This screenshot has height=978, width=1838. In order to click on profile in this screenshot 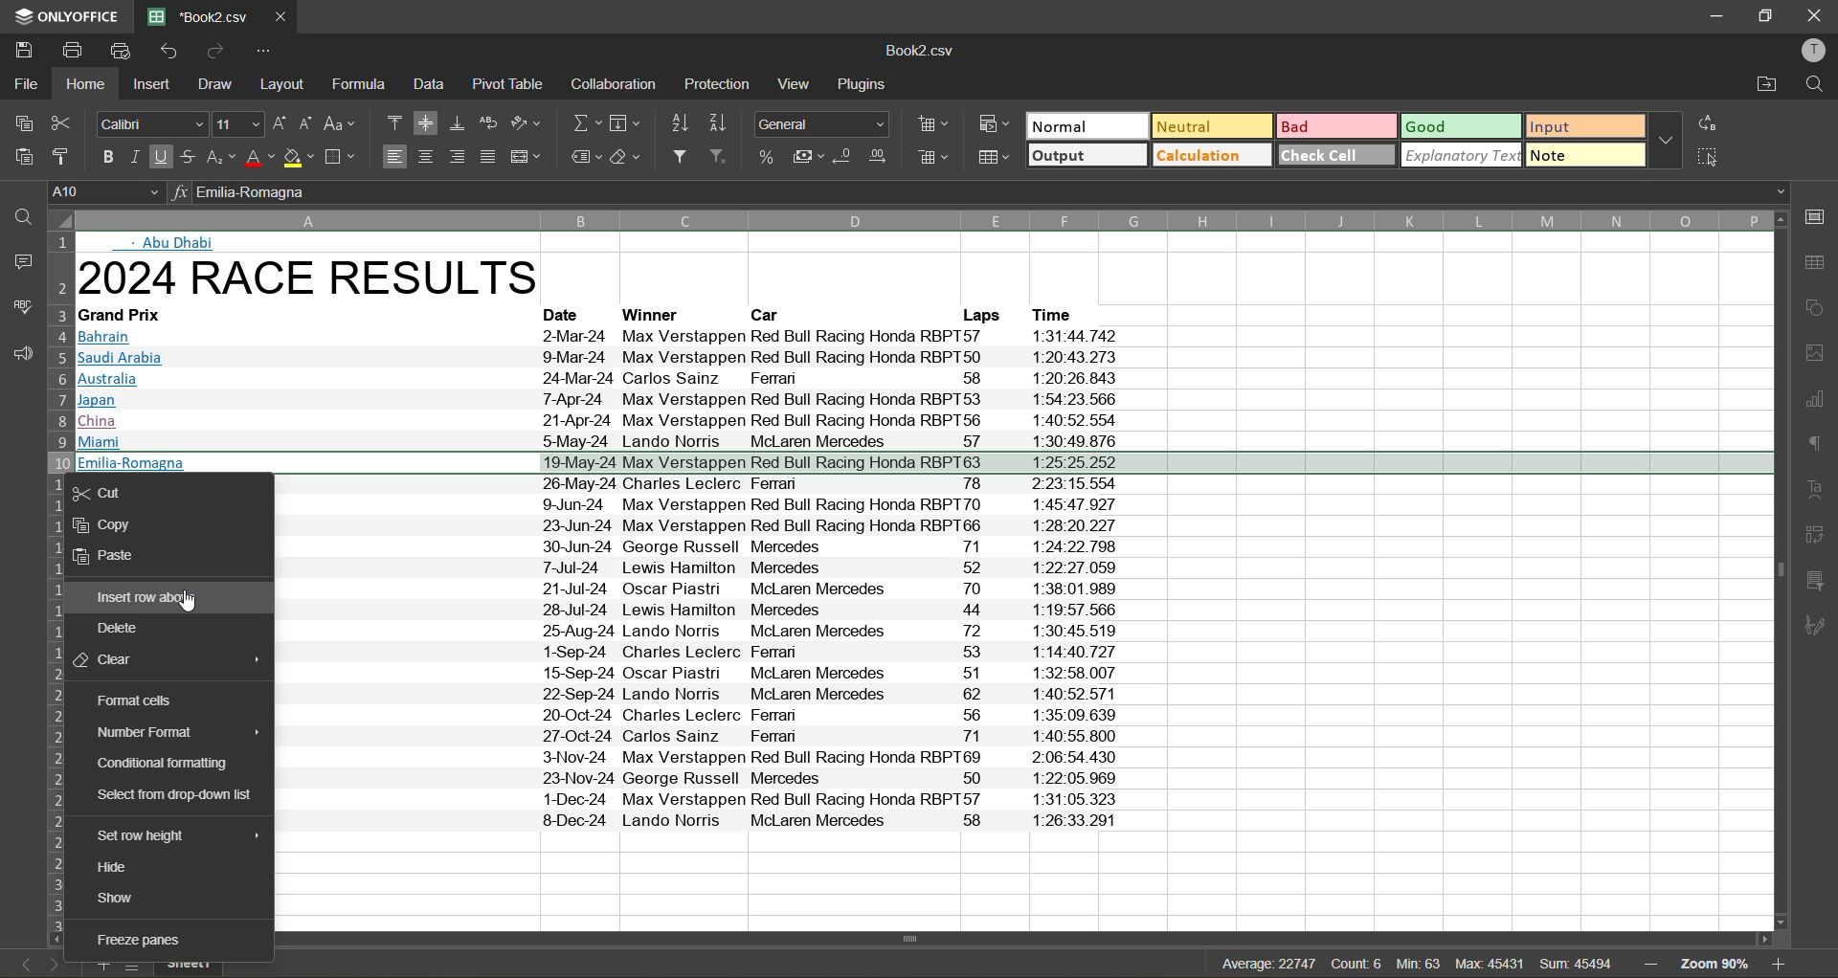, I will do `click(1815, 51)`.